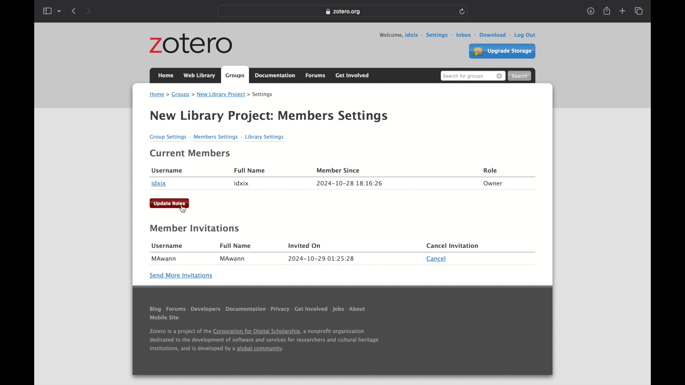  Describe the element at coordinates (182, 275) in the screenshot. I see `send more invitations` at that location.